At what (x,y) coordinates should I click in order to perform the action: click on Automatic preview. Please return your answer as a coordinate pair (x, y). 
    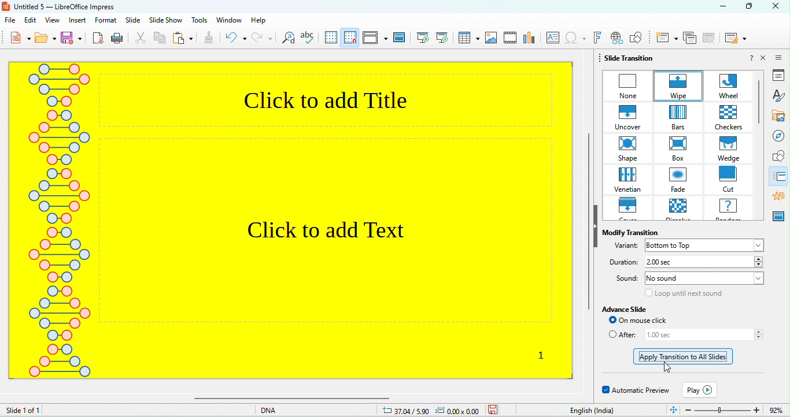
    Looking at the image, I should click on (635, 389).